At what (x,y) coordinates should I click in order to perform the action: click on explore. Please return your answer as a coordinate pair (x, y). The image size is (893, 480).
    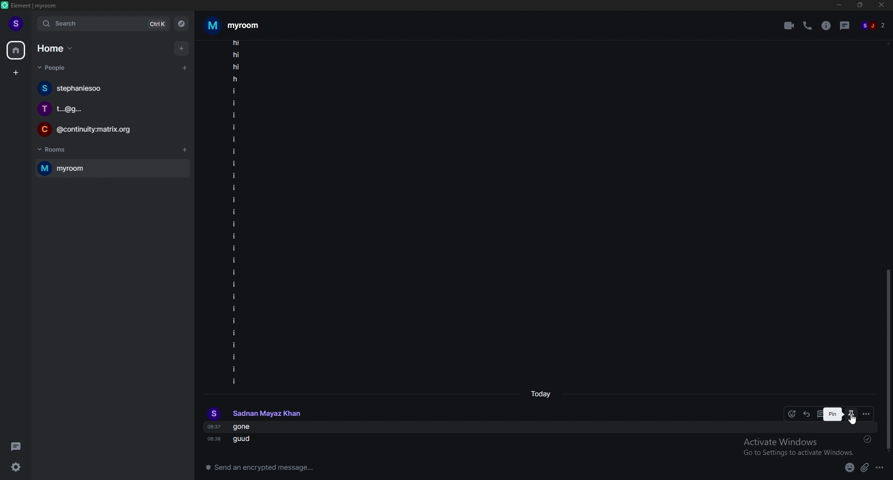
    Looking at the image, I should click on (182, 23).